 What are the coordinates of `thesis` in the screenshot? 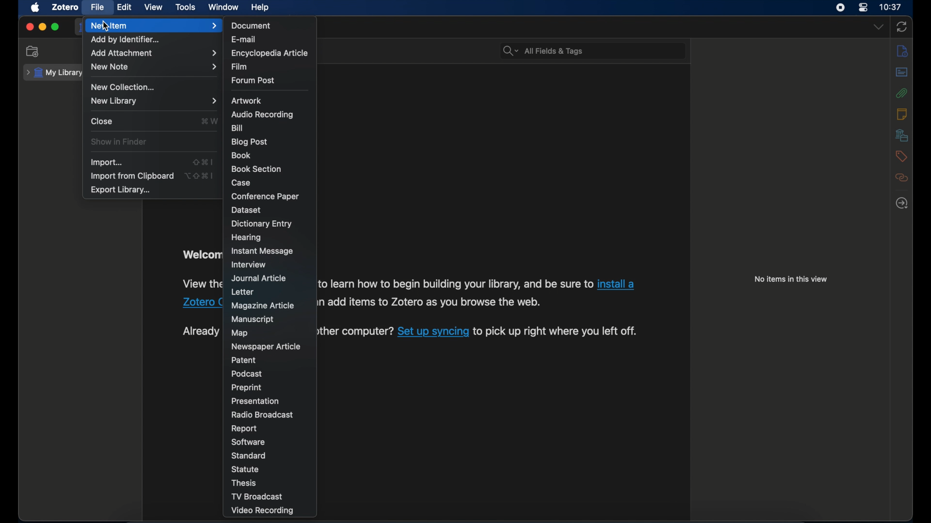 It's located at (244, 483).